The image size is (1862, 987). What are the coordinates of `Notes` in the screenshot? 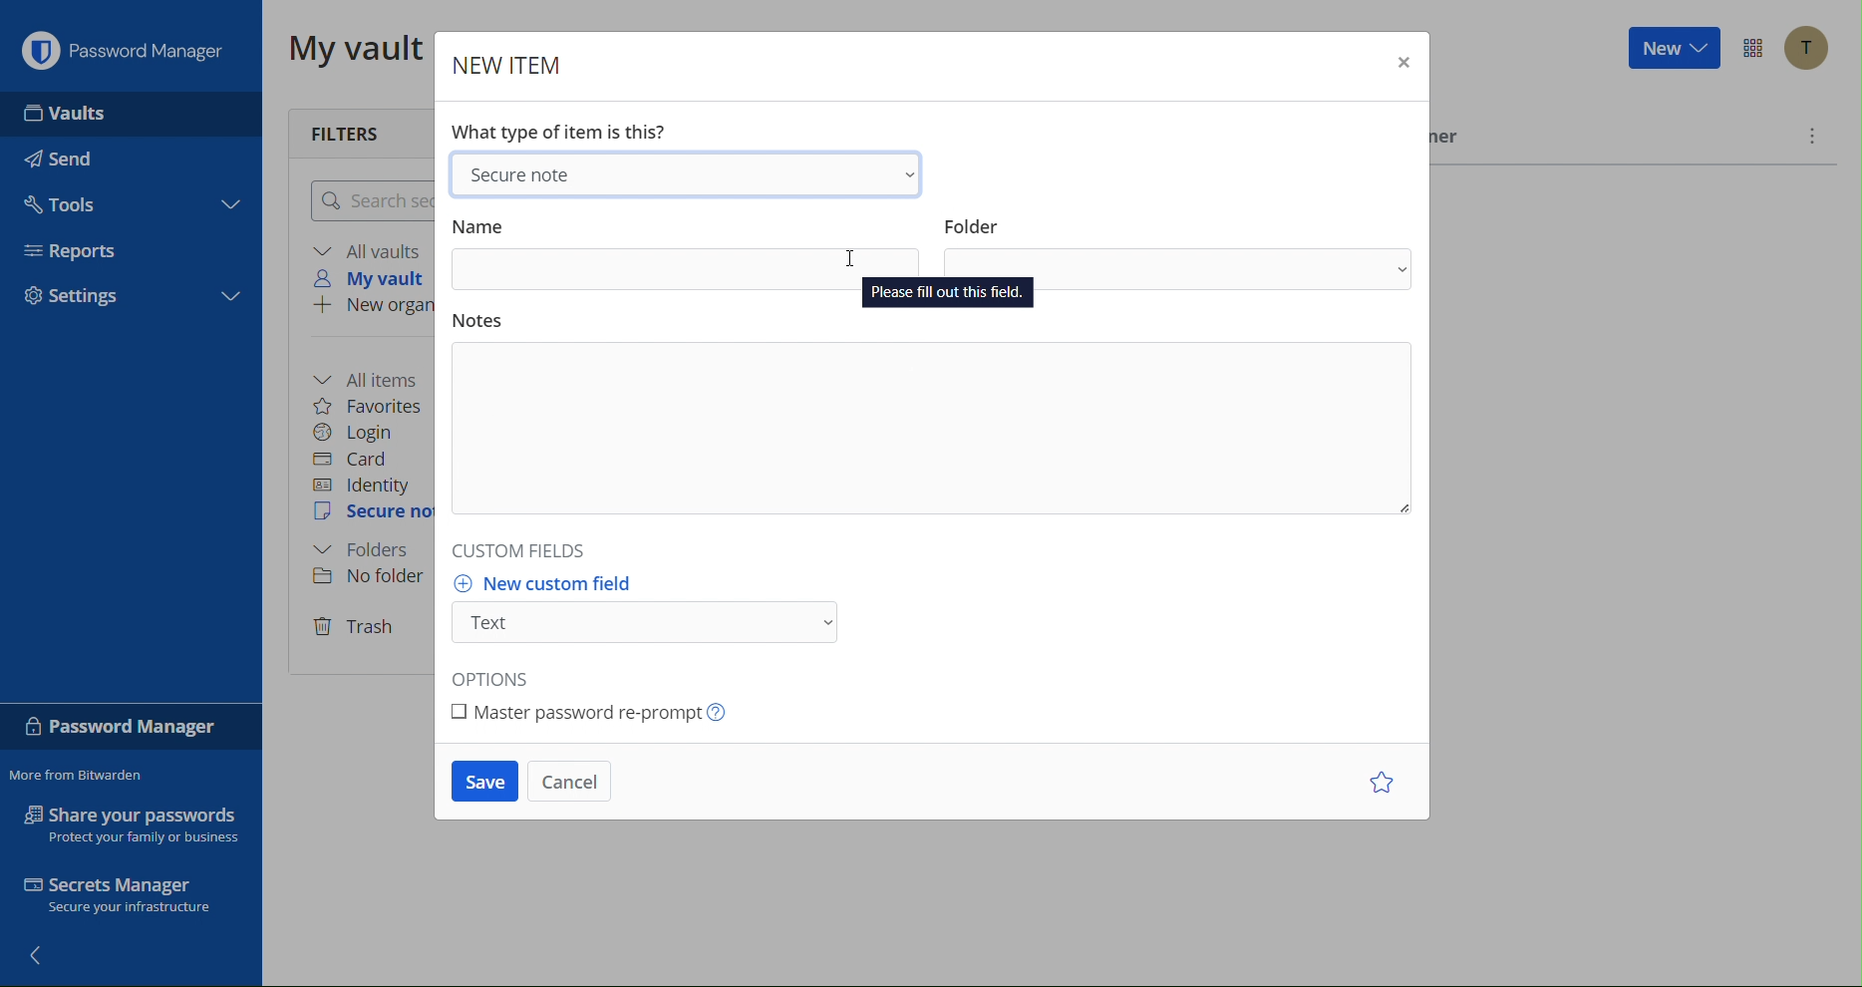 It's located at (930, 423).